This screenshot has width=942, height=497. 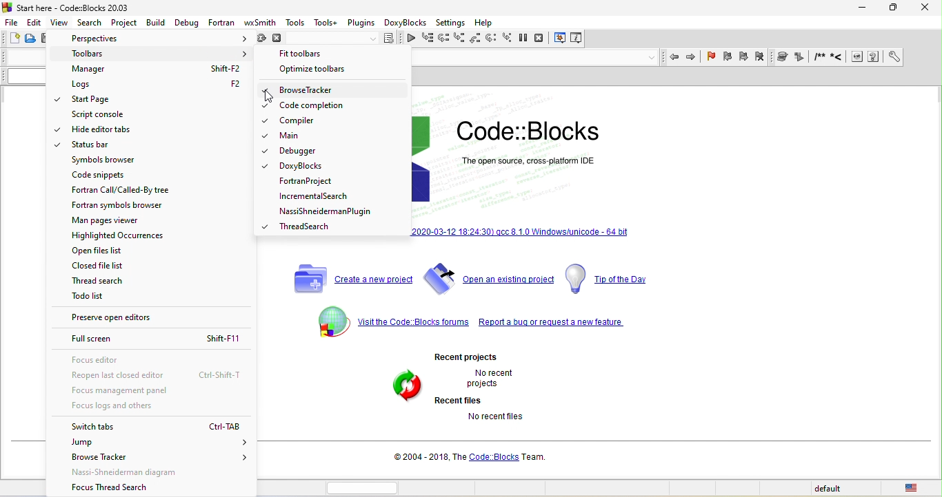 I want to click on block comment, so click(x=820, y=59).